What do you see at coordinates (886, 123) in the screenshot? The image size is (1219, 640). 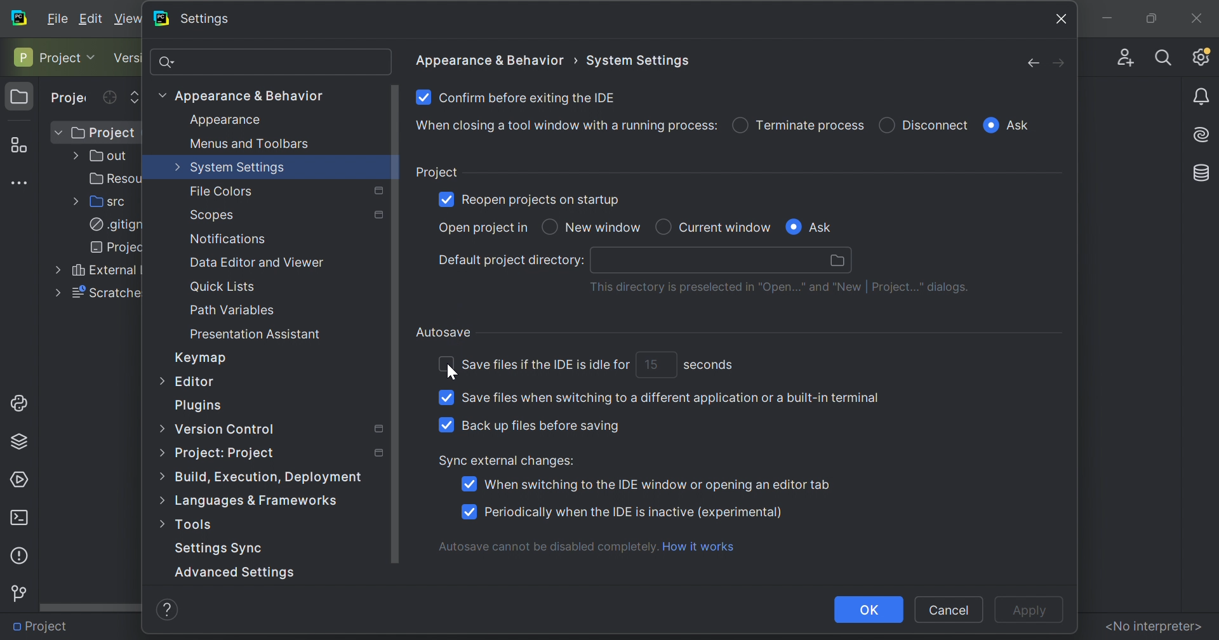 I see `Checkbox` at bounding box center [886, 123].